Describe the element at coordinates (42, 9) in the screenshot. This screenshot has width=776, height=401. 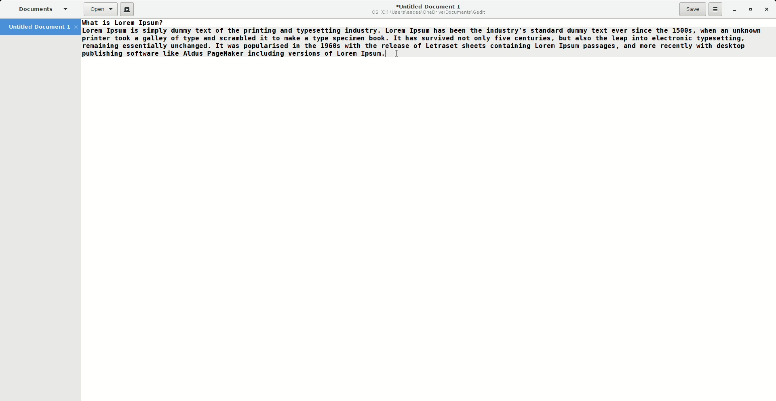
I see `Documents` at that location.